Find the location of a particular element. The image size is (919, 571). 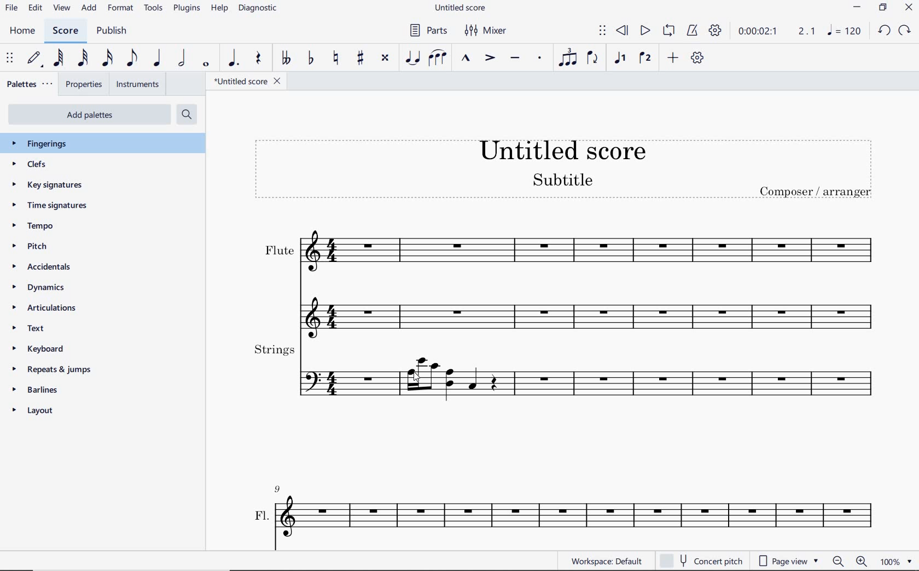

text is located at coordinates (32, 329).